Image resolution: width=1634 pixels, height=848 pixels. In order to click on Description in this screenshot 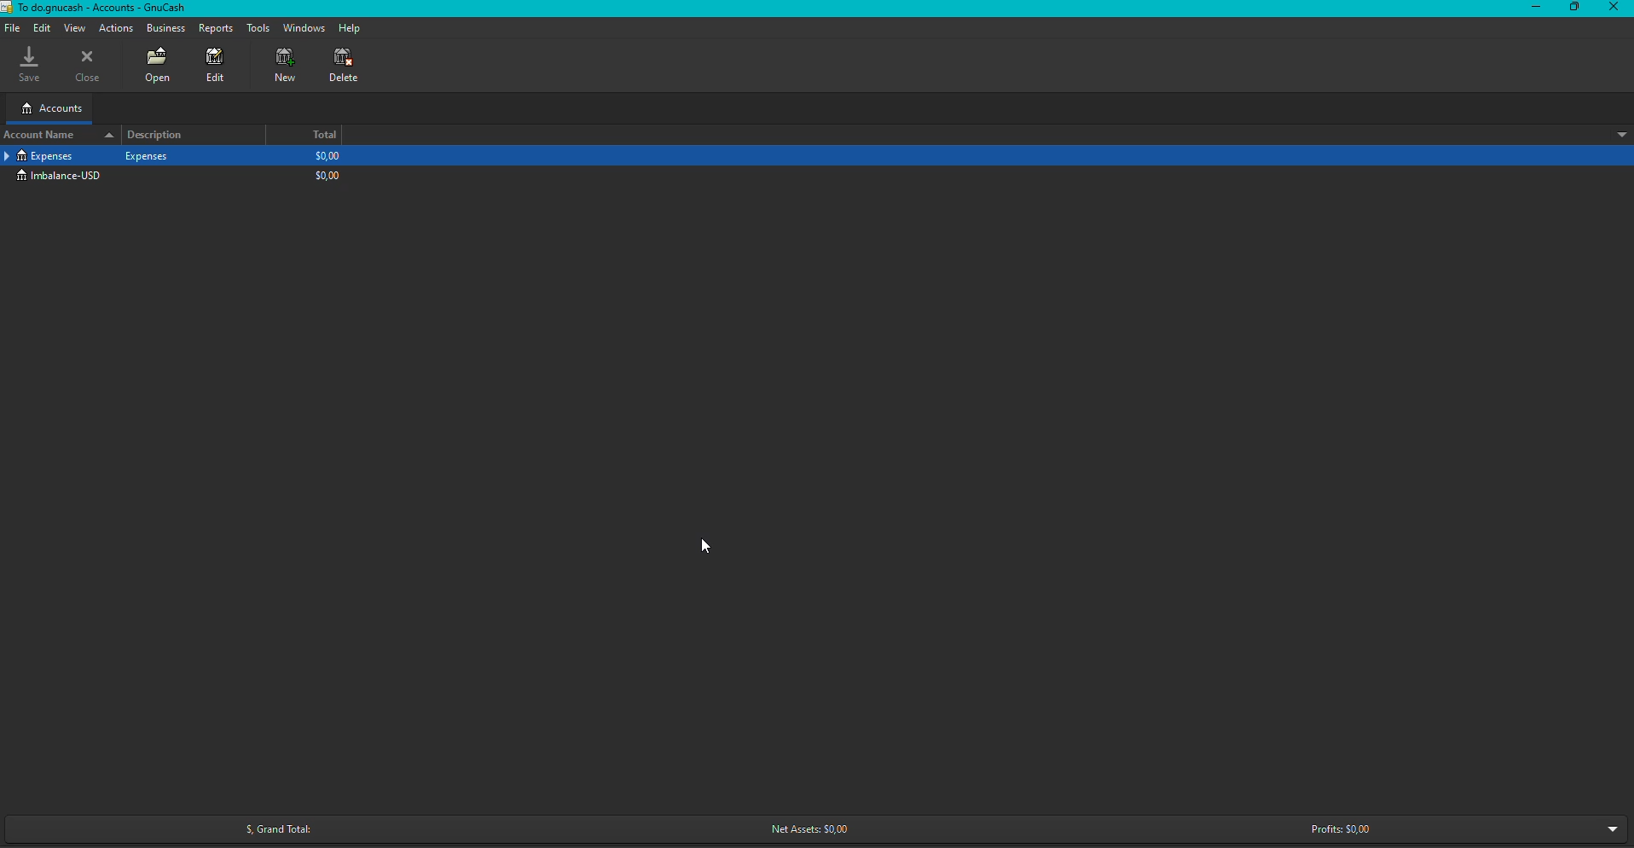, I will do `click(162, 135)`.